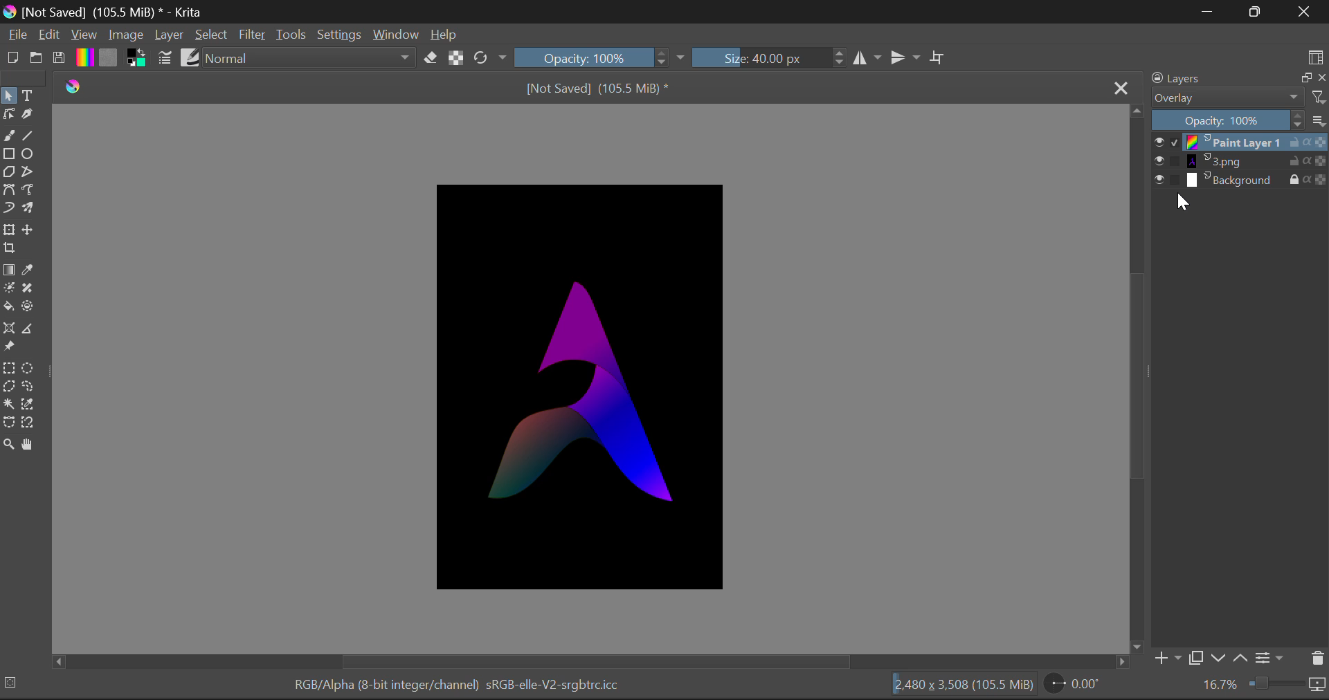 The width and height of the screenshot is (1329, 700). I want to click on lock layer, so click(1299, 178).